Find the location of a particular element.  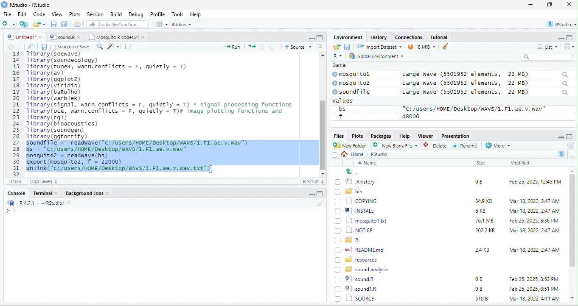

Terminal is located at coordinates (45, 193).